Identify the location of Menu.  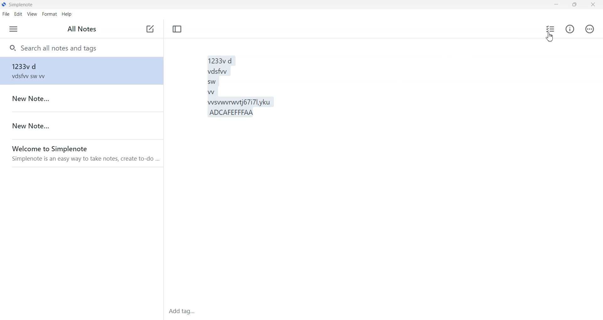
(14, 29).